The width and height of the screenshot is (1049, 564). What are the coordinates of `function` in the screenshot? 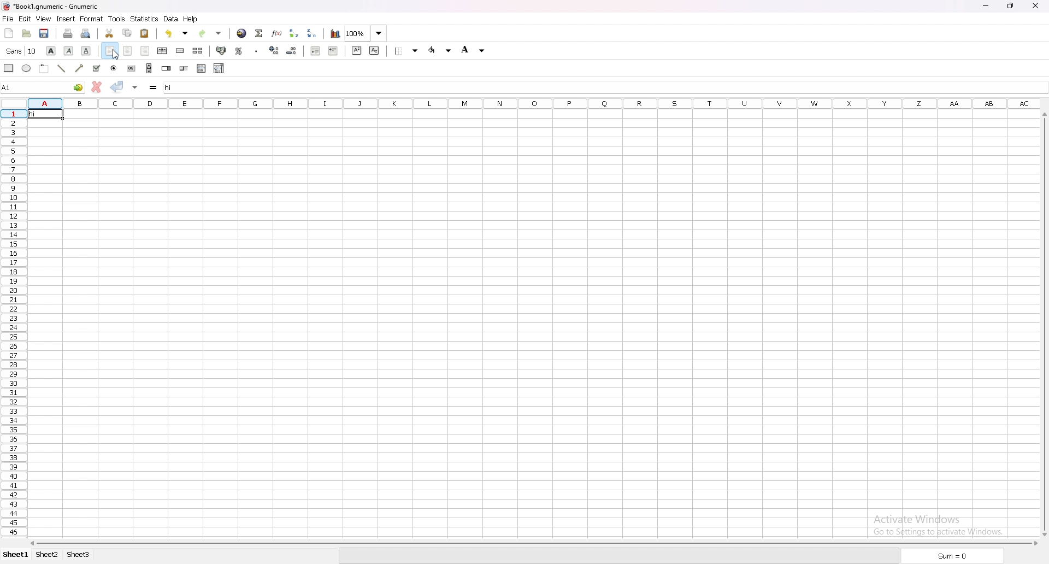 It's located at (276, 33).